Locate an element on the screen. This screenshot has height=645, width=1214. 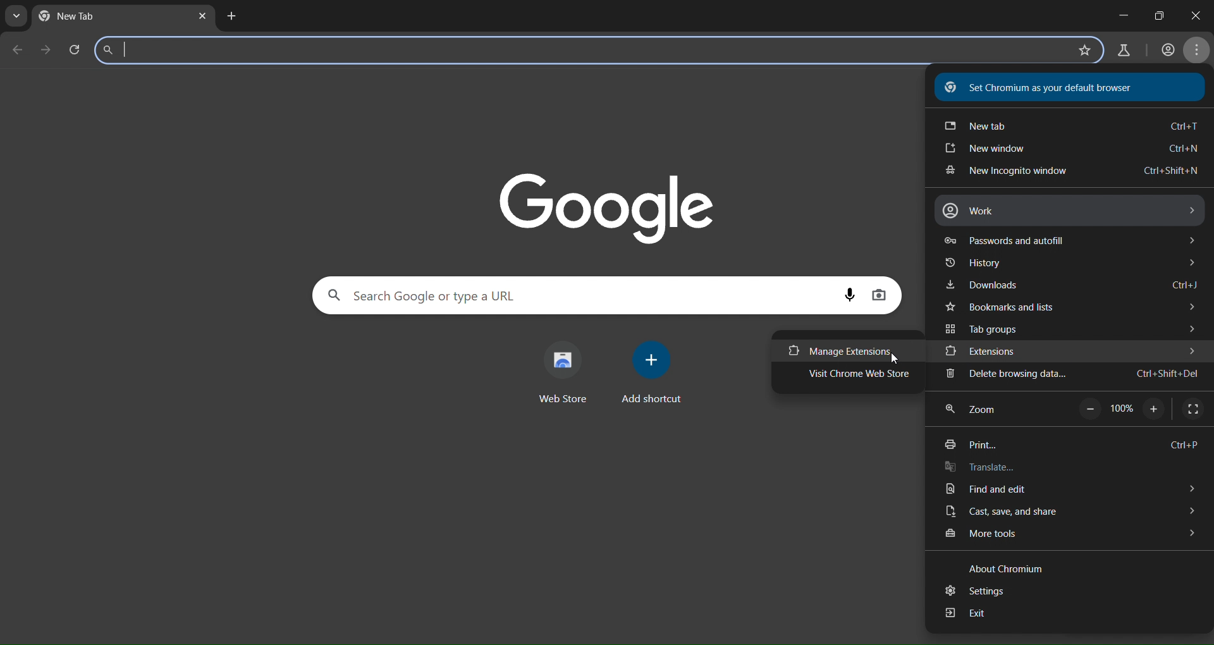
new window is located at coordinates (1066, 149).